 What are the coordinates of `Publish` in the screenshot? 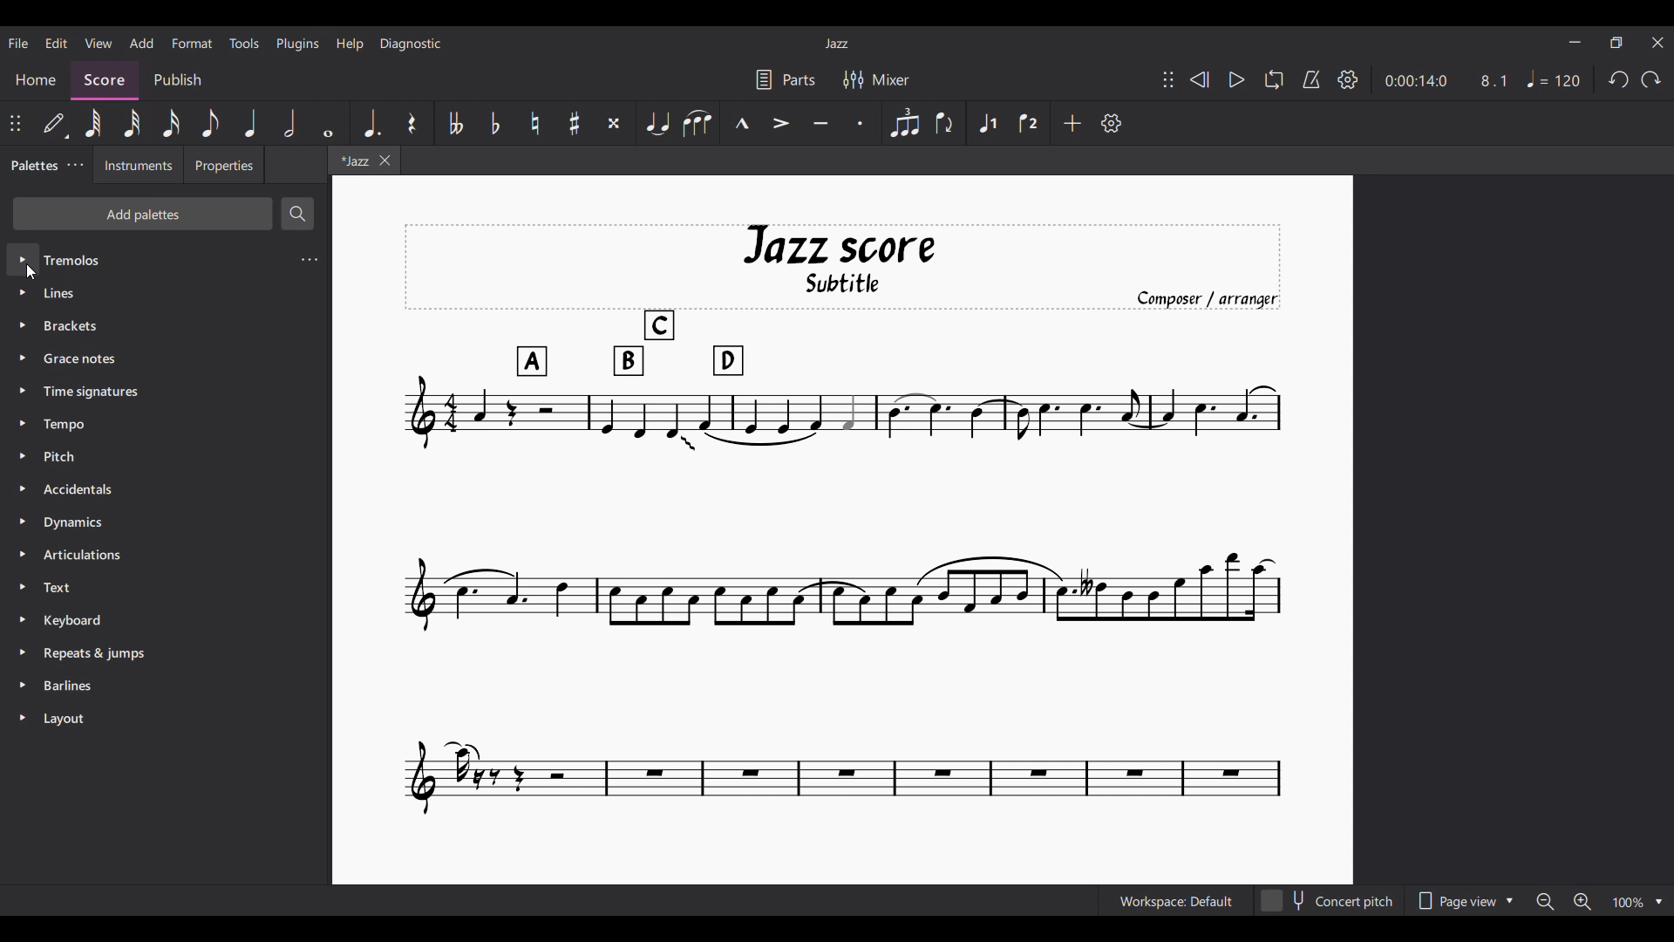 It's located at (178, 79).